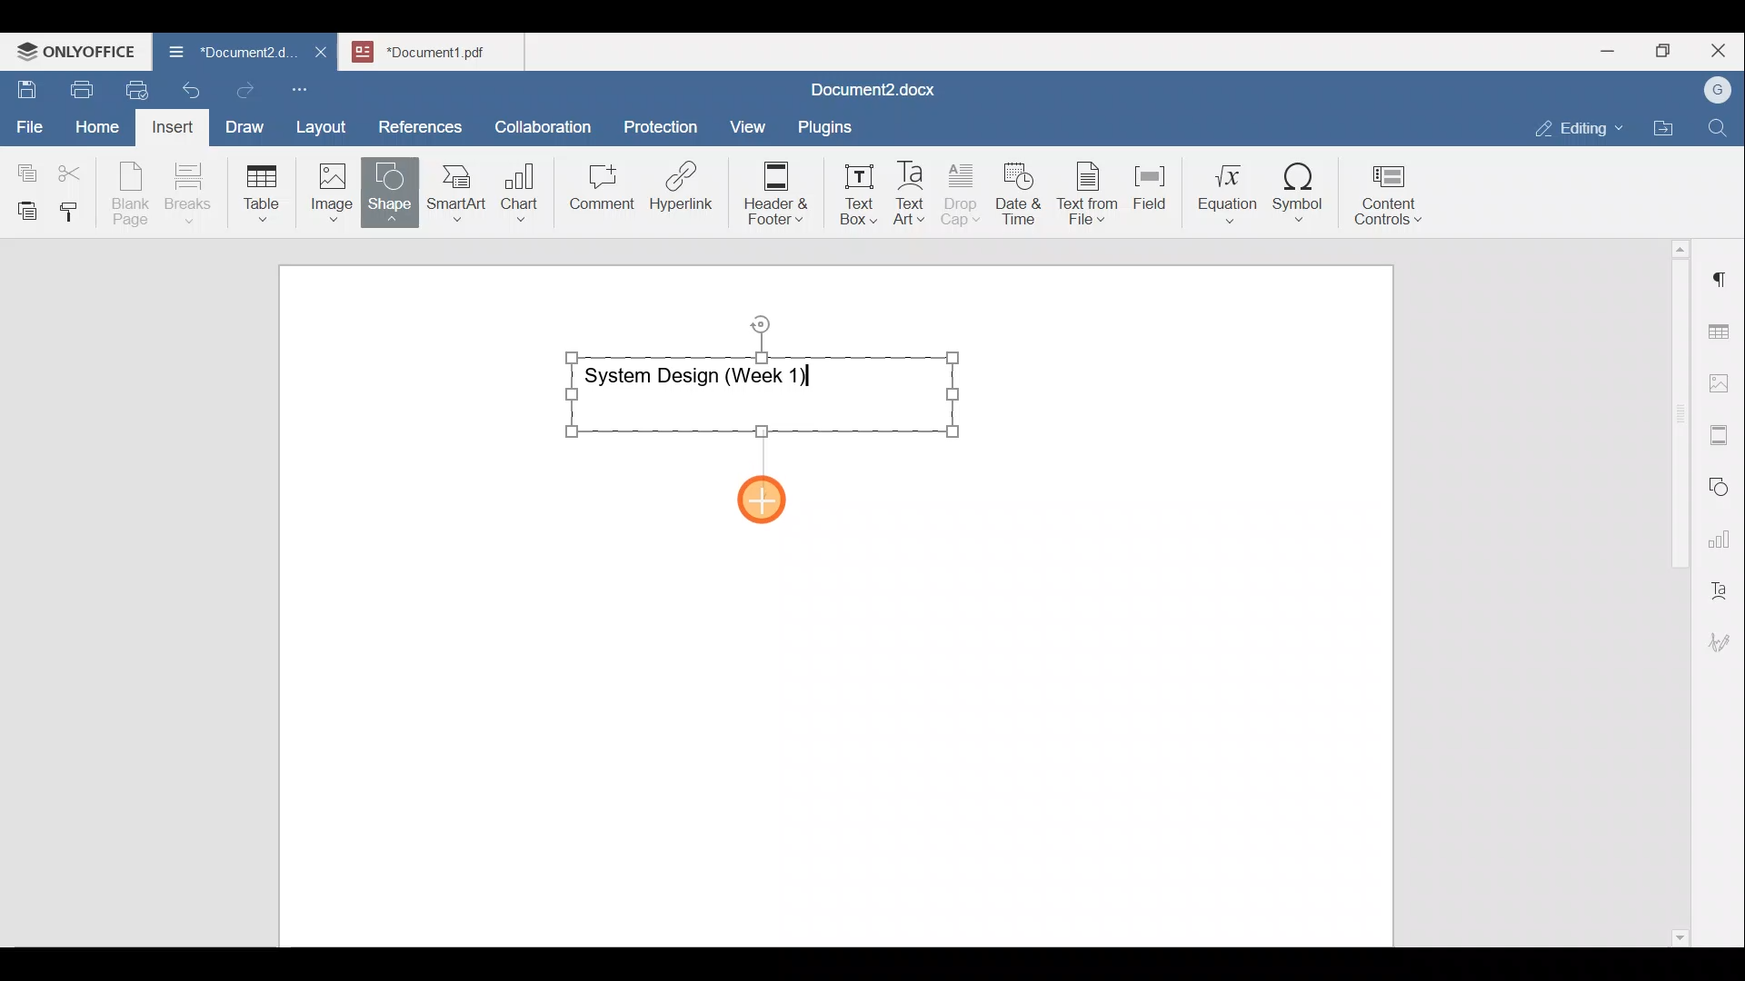 The height and width of the screenshot is (981, 1745). What do you see at coordinates (1607, 49) in the screenshot?
I see `Minimize` at bounding box center [1607, 49].